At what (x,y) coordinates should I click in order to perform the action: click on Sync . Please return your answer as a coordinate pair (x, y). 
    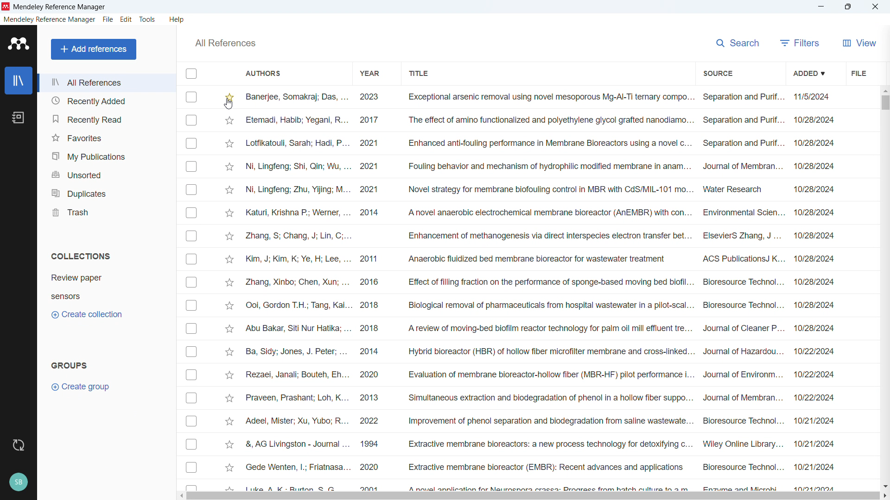
    Looking at the image, I should click on (18, 445).